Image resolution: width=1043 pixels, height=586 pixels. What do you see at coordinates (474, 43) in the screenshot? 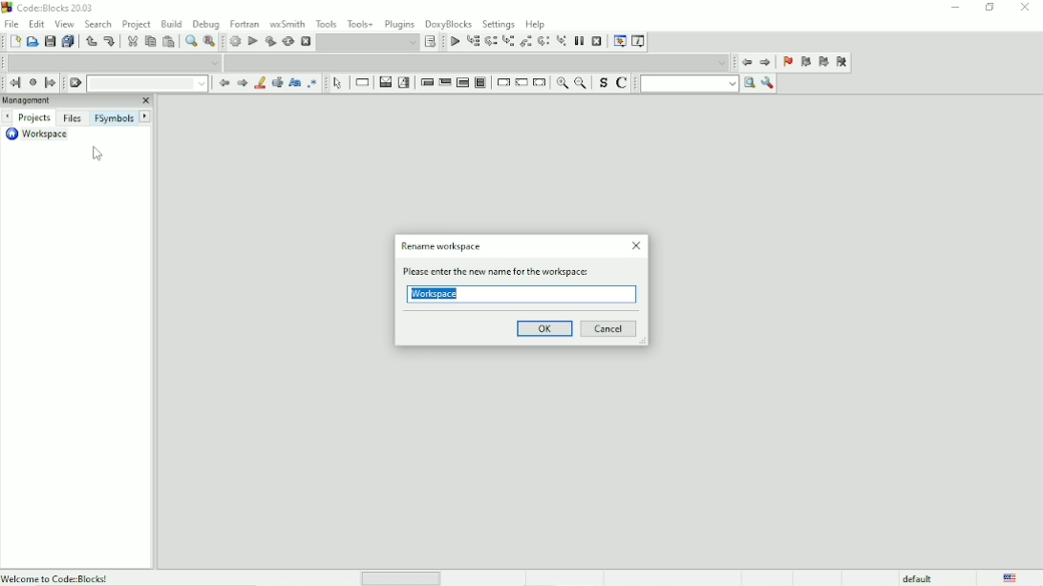
I see `Run to cursor` at bounding box center [474, 43].